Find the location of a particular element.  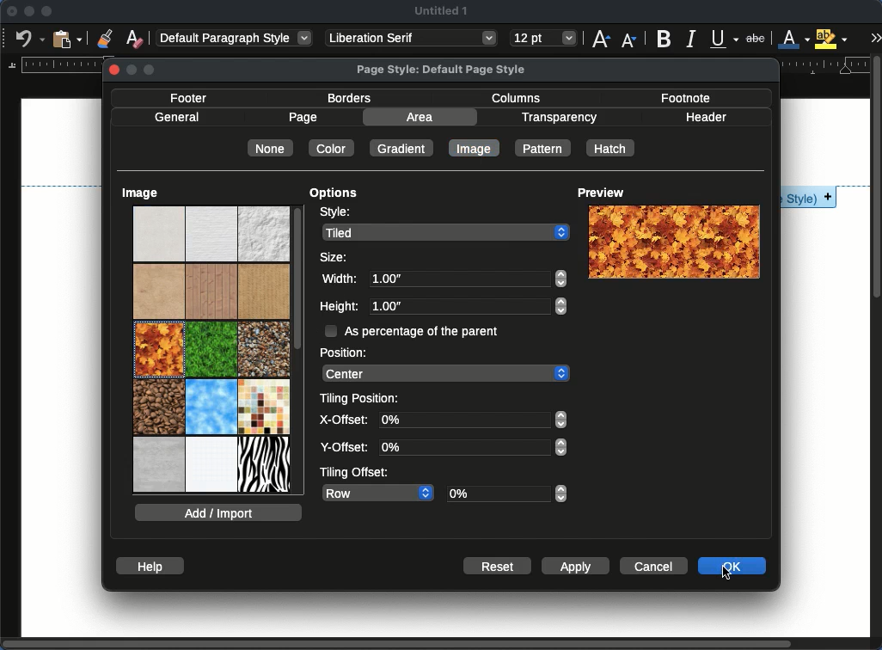

pattern is located at coordinates (543, 147).